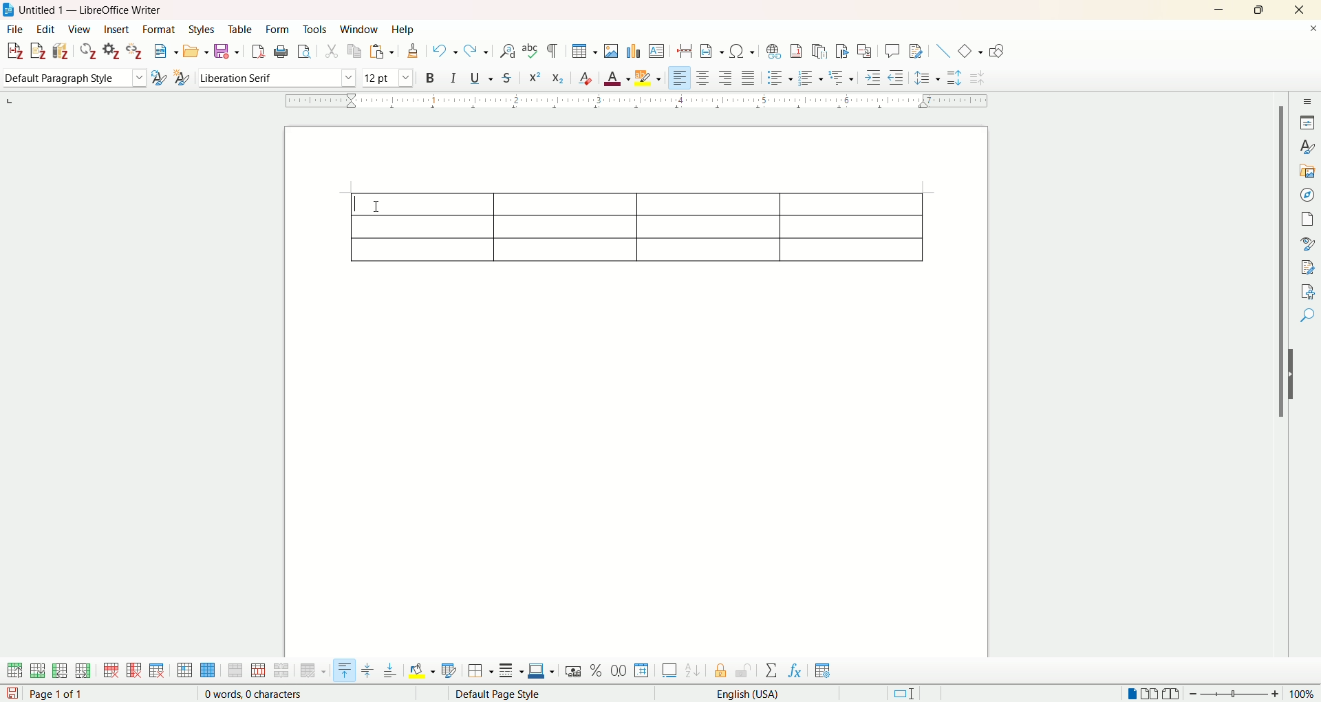  Describe the element at coordinates (422, 671) in the screenshot. I see `background color` at that location.